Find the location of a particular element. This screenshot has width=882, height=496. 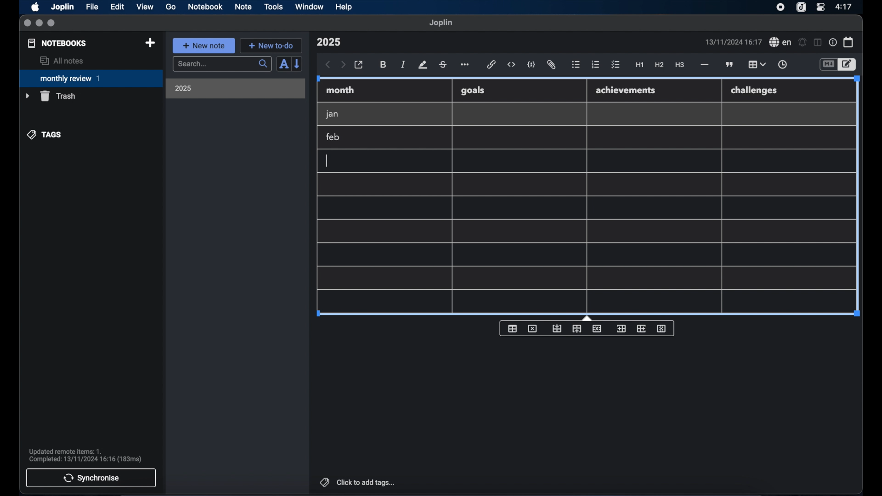

note is located at coordinates (243, 6).